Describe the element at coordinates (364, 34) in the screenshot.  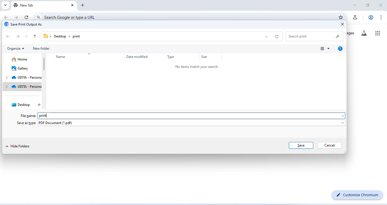
I see `search labs` at that location.